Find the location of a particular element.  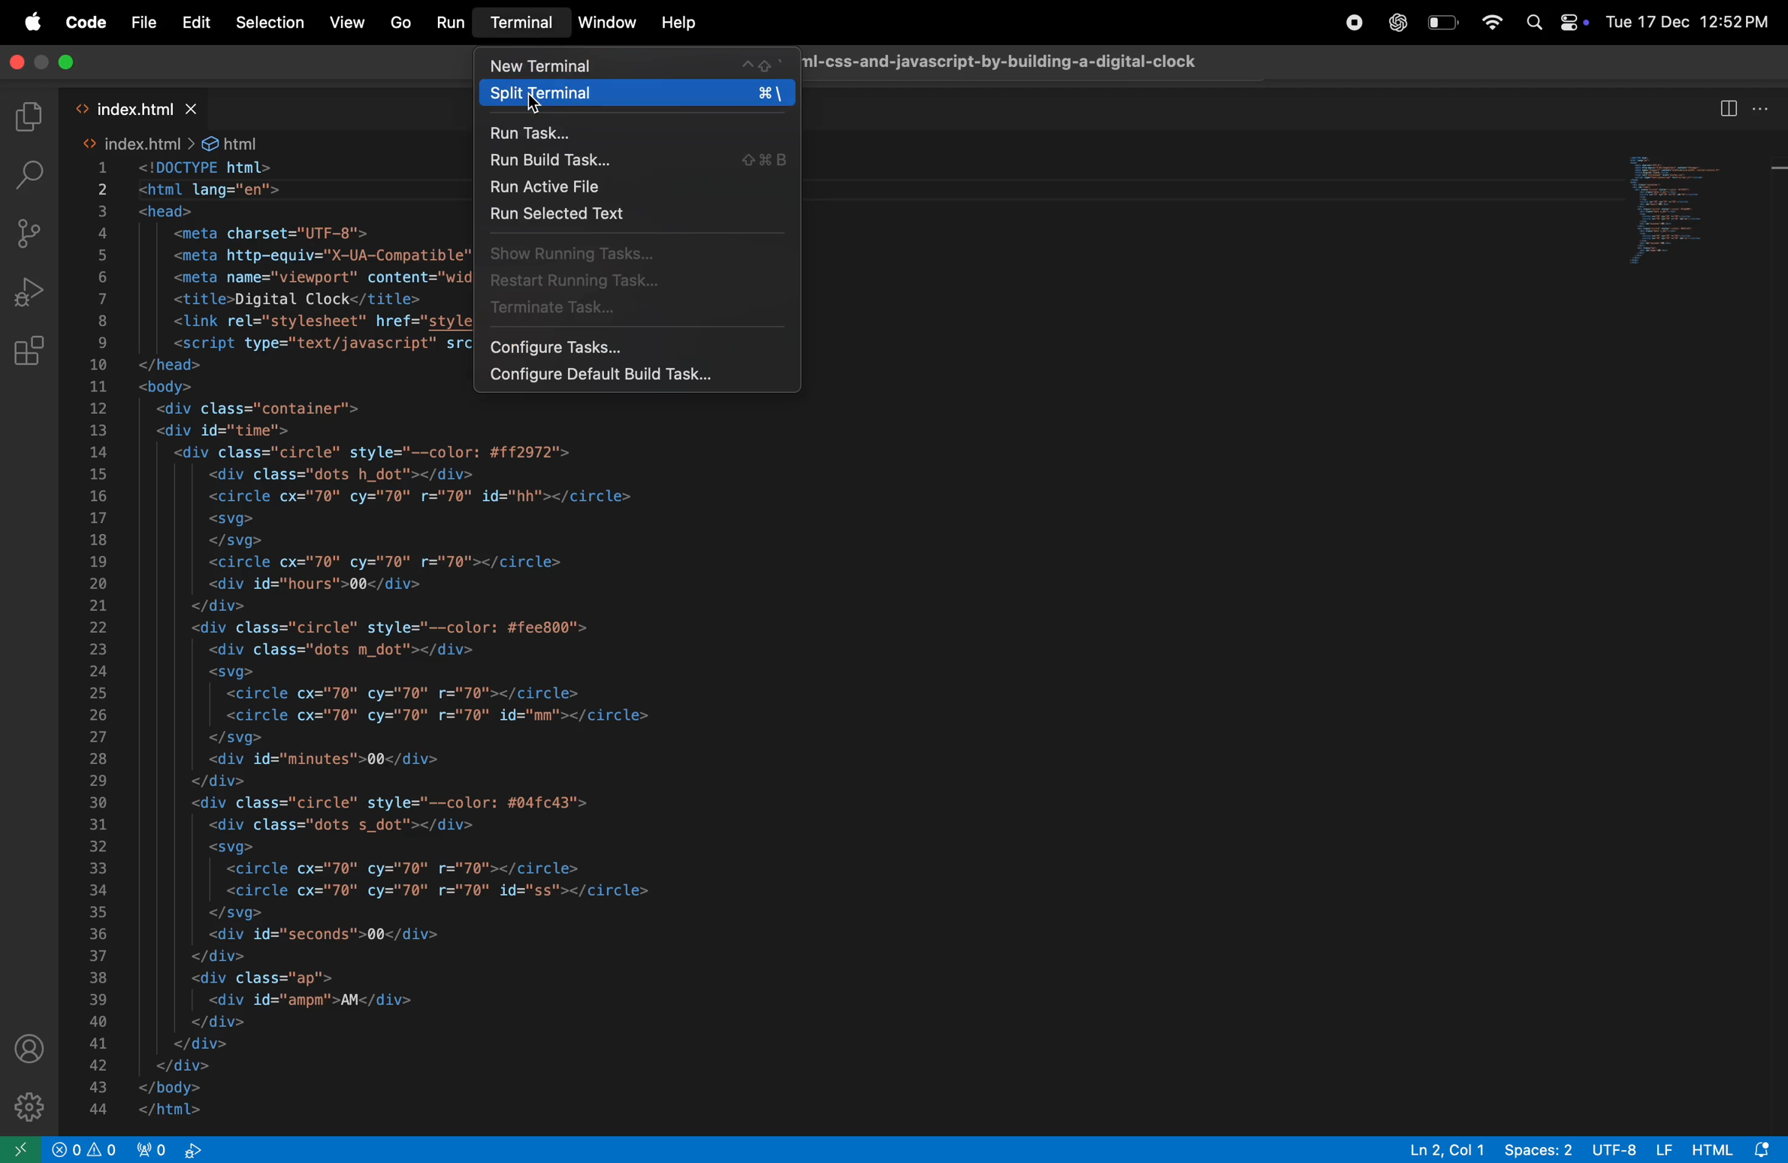

line number is located at coordinates (99, 639).